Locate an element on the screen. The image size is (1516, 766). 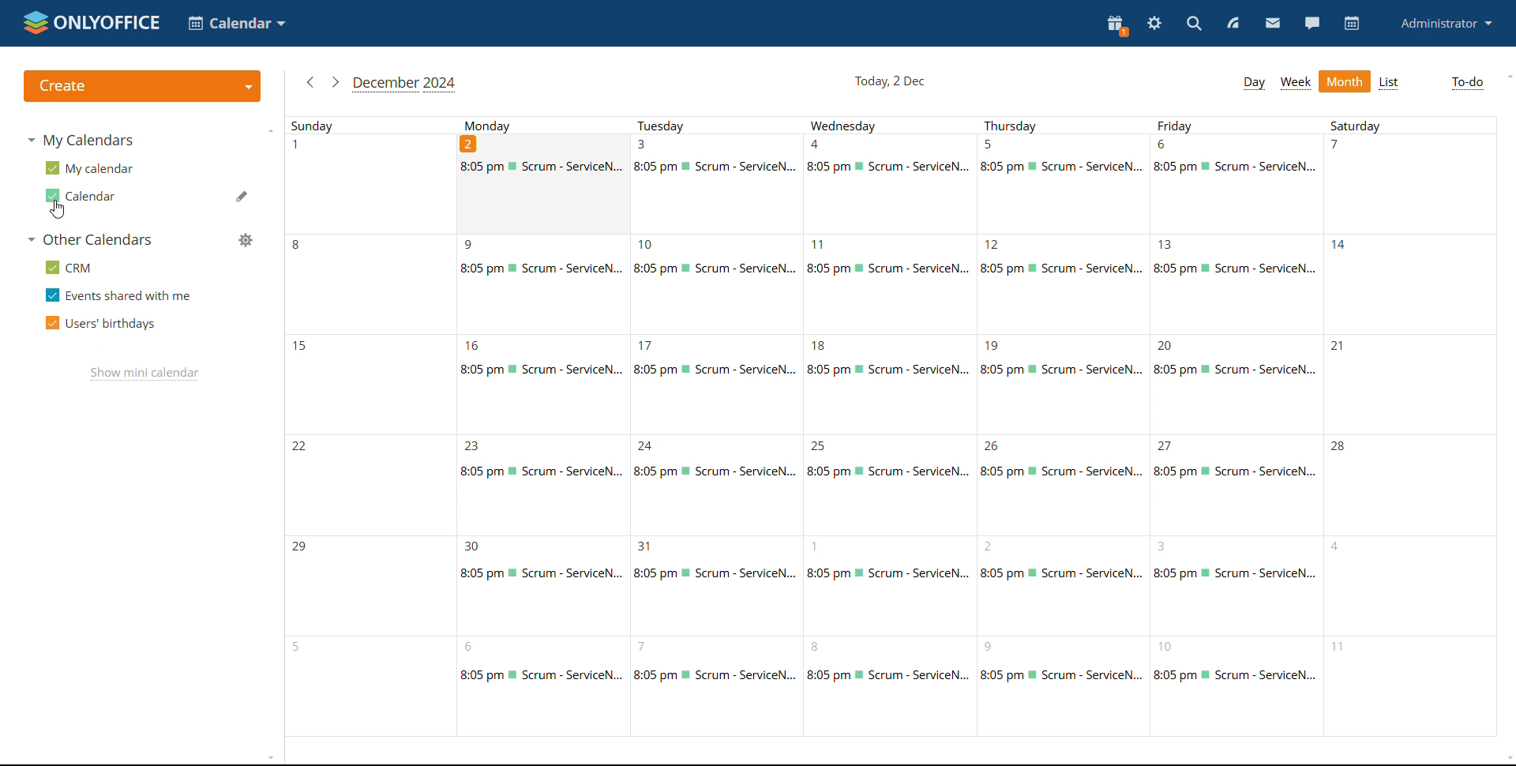
current date is located at coordinates (888, 82).